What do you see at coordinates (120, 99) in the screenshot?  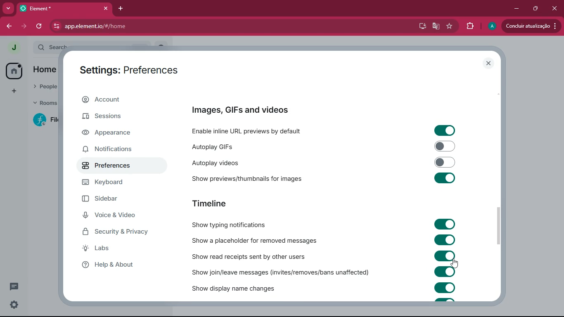 I see `account` at bounding box center [120, 99].